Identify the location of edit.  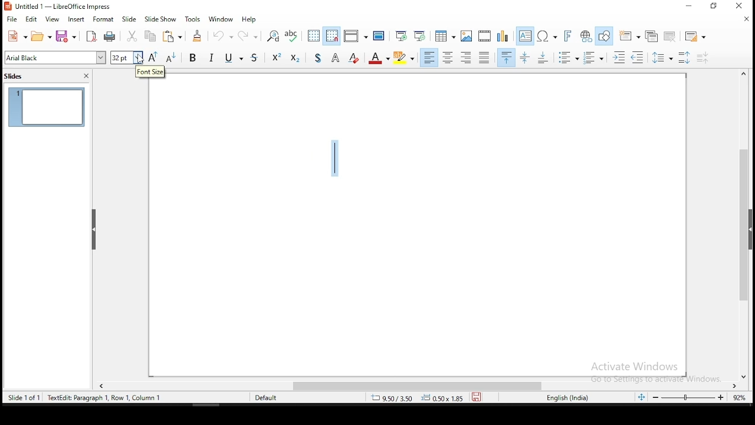
(30, 19).